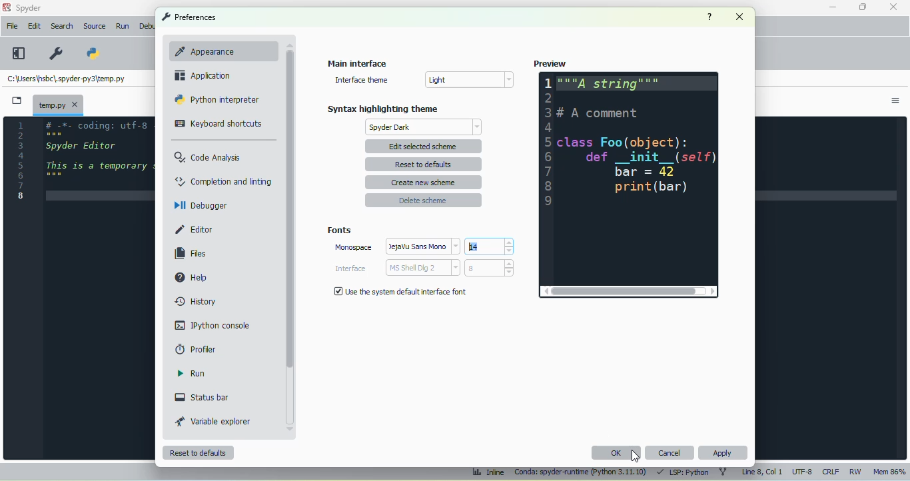  I want to click on interface, so click(350, 268).